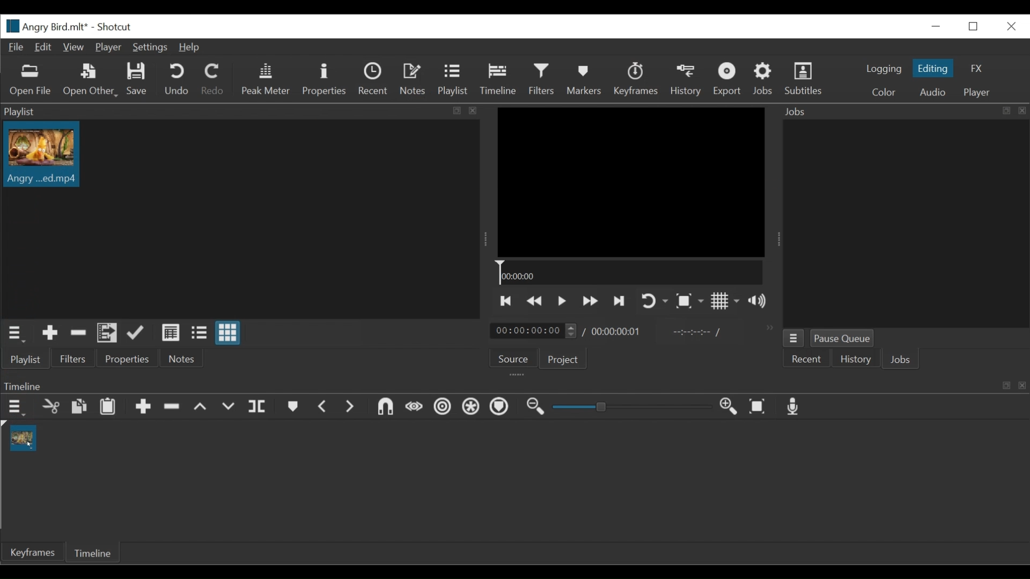 Image resolution: width=1030 pixels, height=579 pixels. What do you see at coordinates (691, 302) in the screenshot?
I see `Toggle zoom` at bounding box center [691, 302].